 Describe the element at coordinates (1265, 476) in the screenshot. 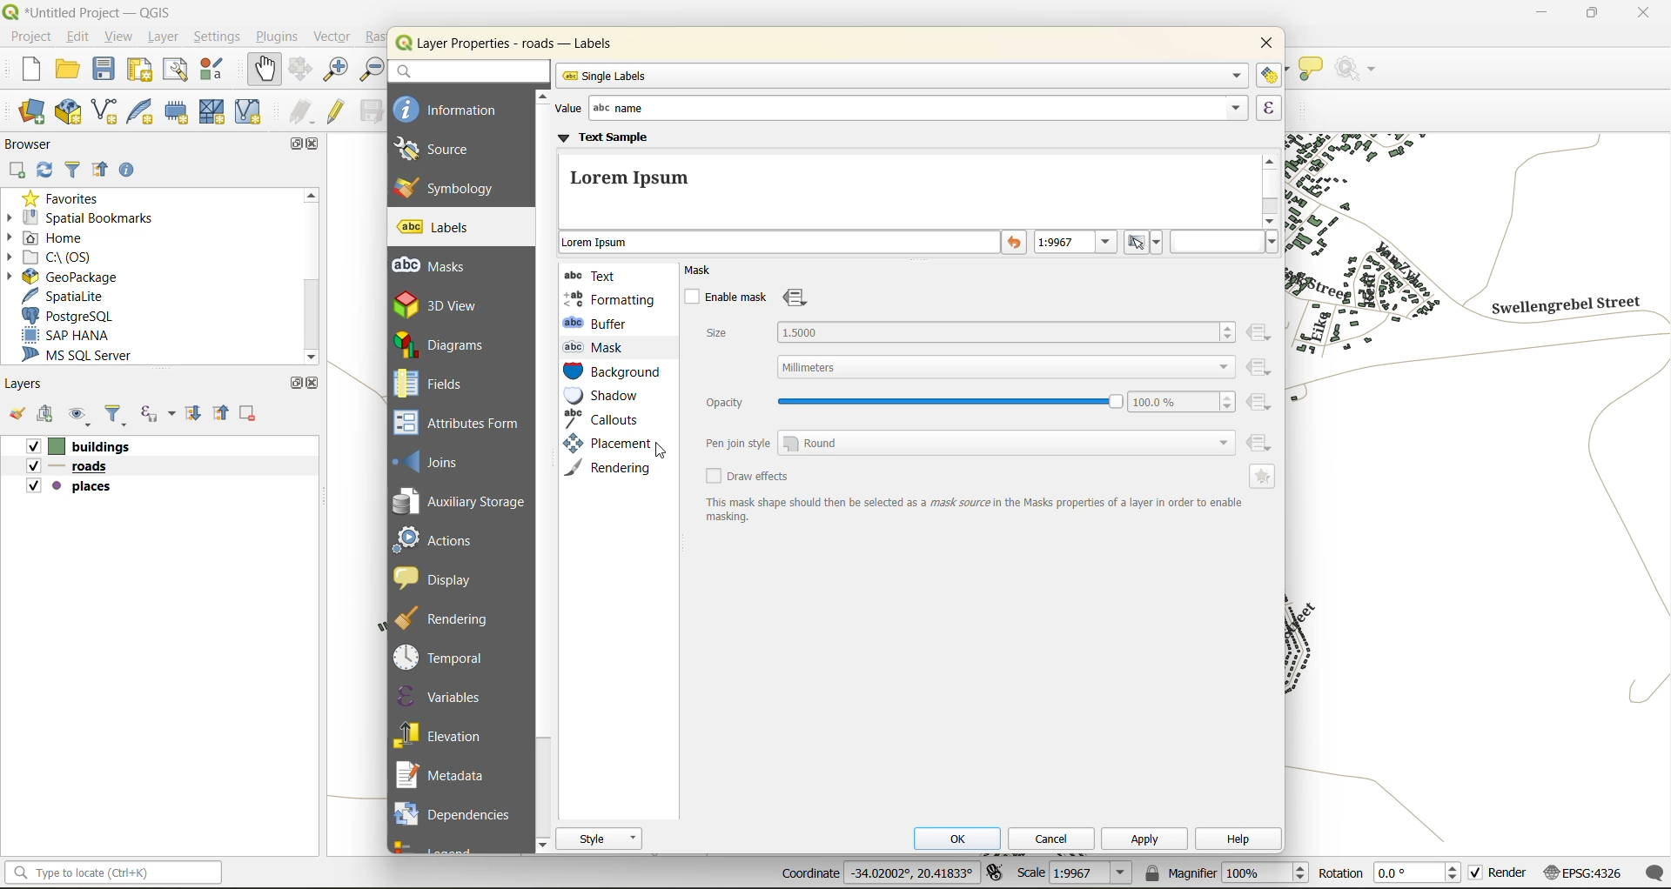

I see `customize effects` at that location.